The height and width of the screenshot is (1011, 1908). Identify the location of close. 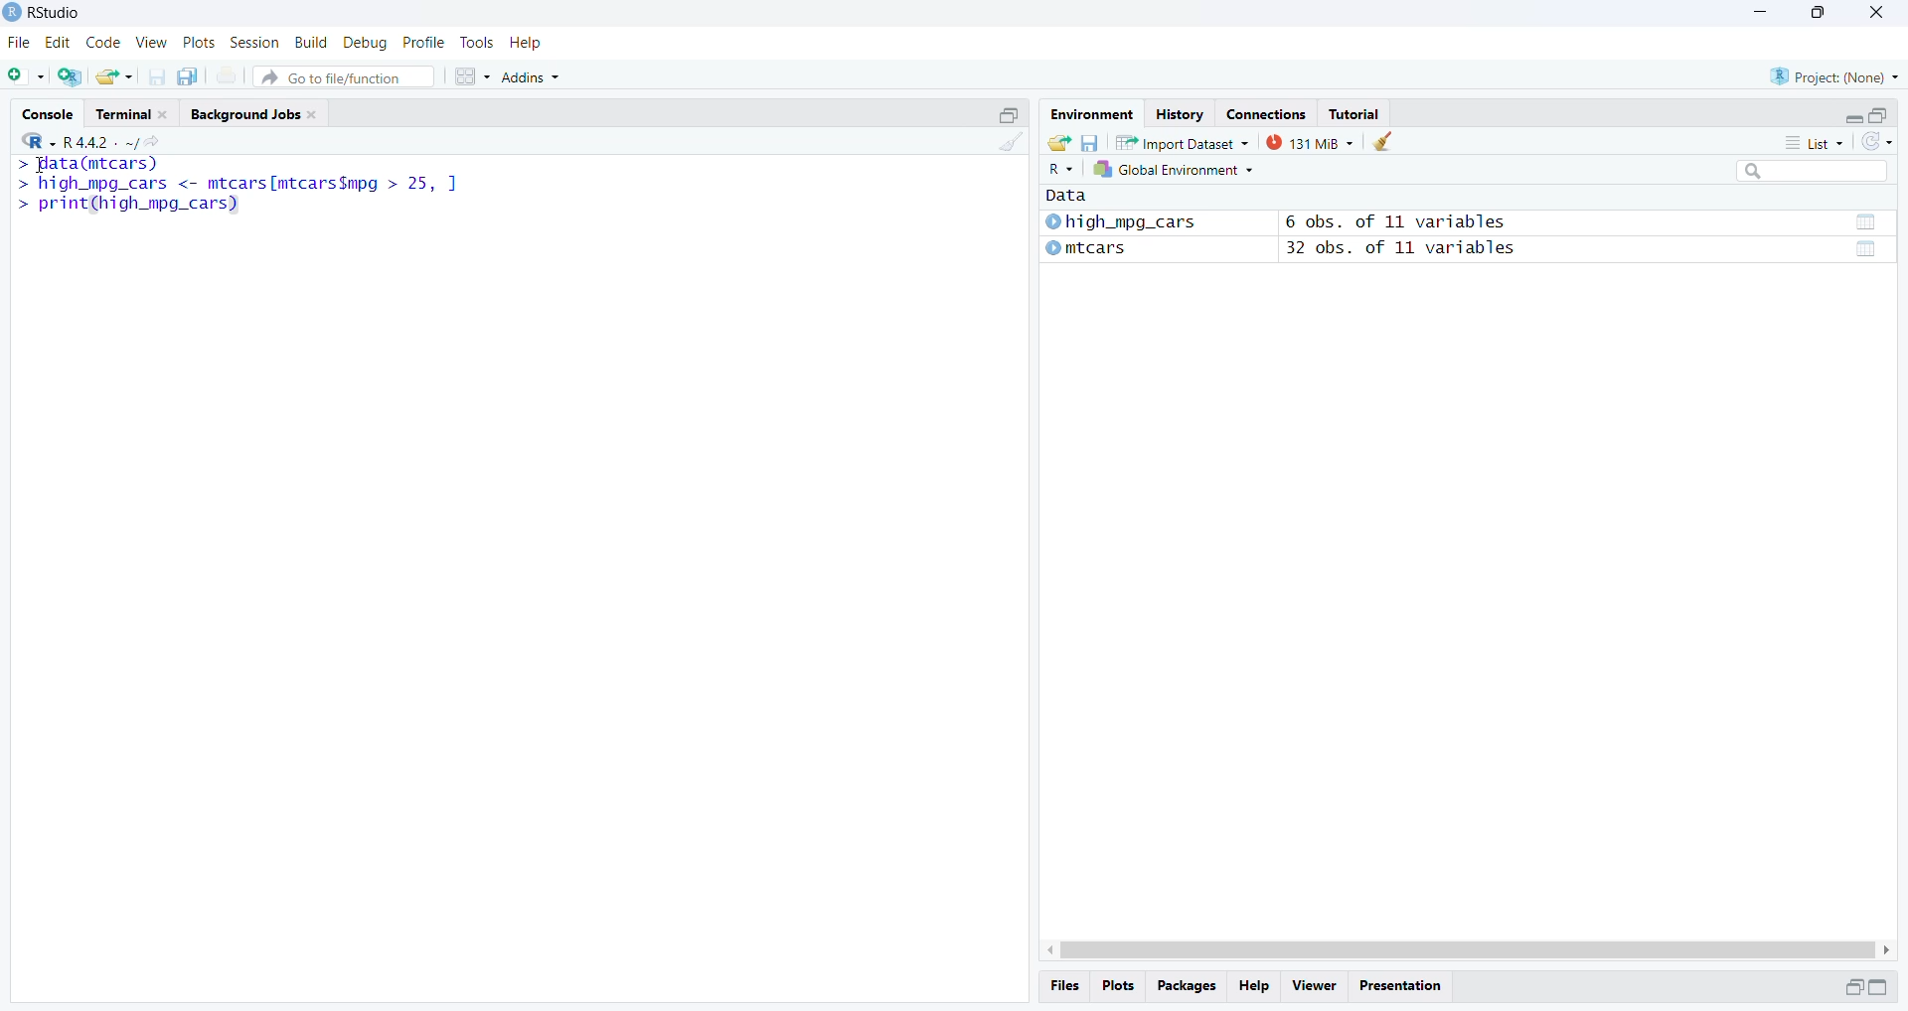
(1875, 15).